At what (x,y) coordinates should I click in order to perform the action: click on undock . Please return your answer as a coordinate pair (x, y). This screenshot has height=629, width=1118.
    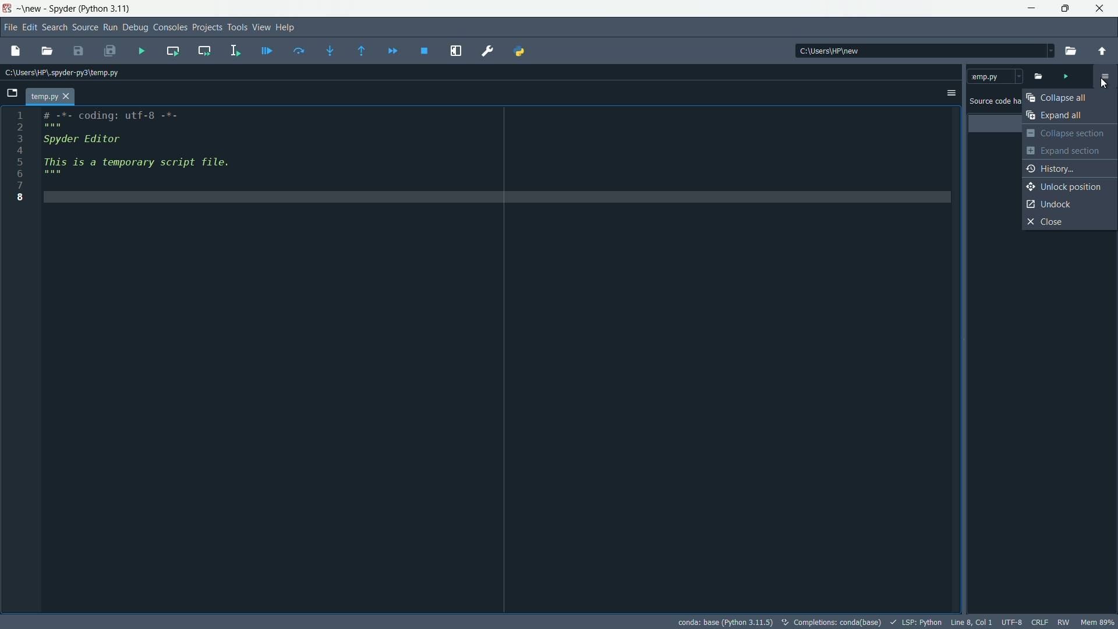
    Looking at the image, I should click on (1069, 204).